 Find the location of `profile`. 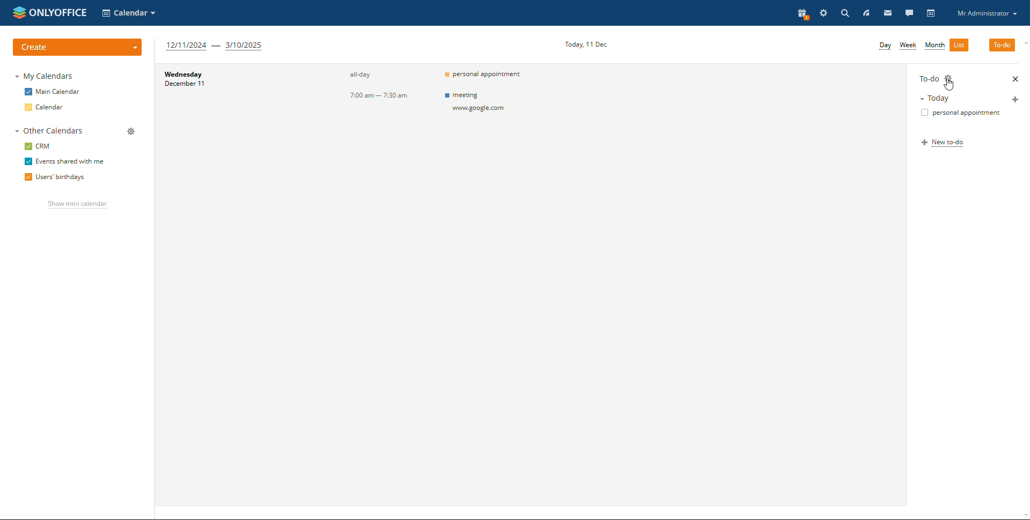

profile is located at coordinates (987, 12).